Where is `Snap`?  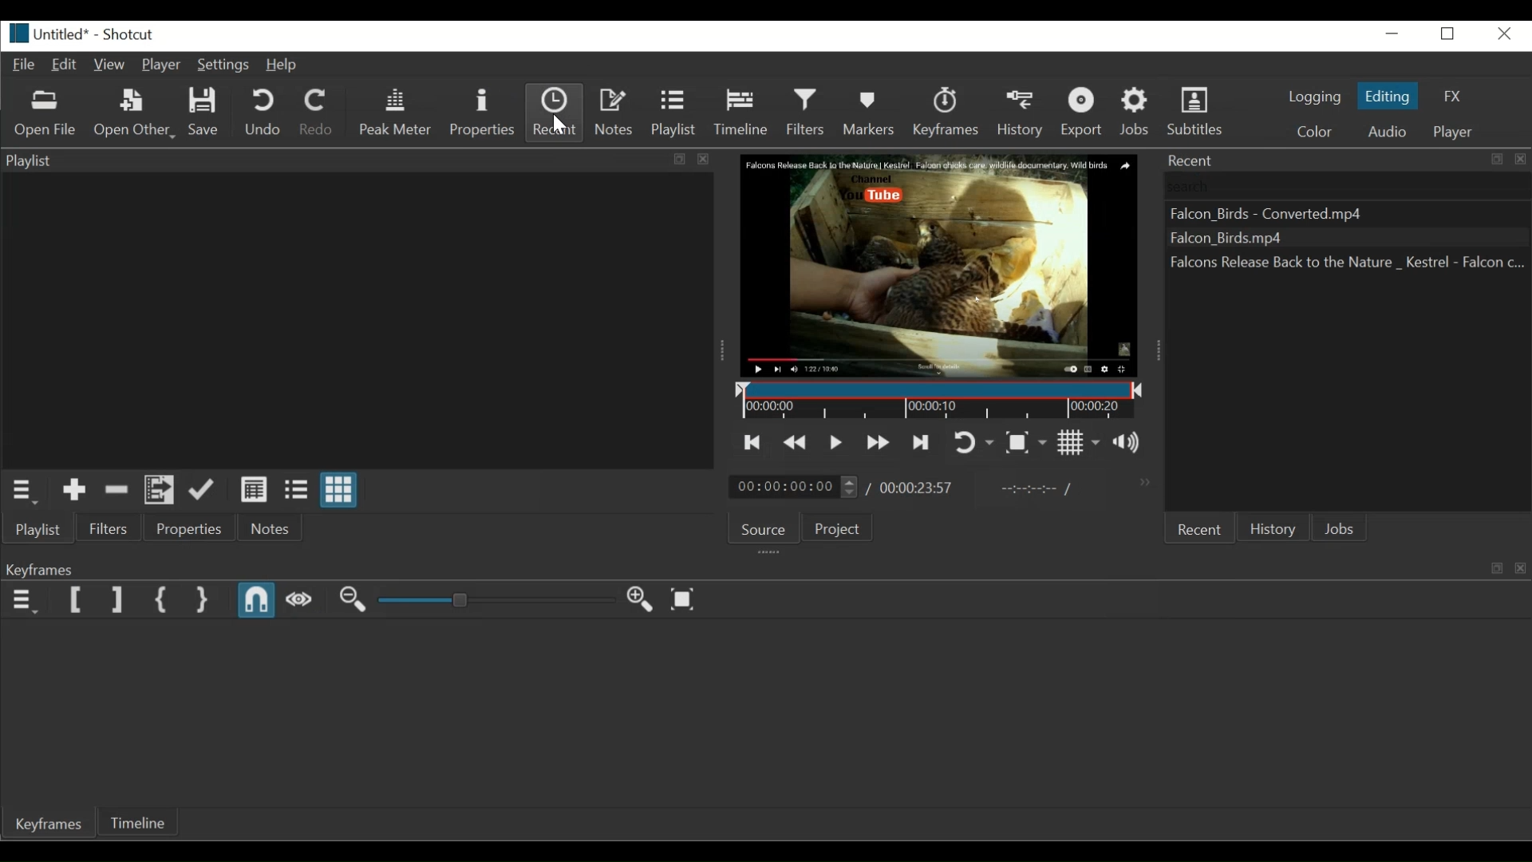
Snap is located at coordinates (256, 599).